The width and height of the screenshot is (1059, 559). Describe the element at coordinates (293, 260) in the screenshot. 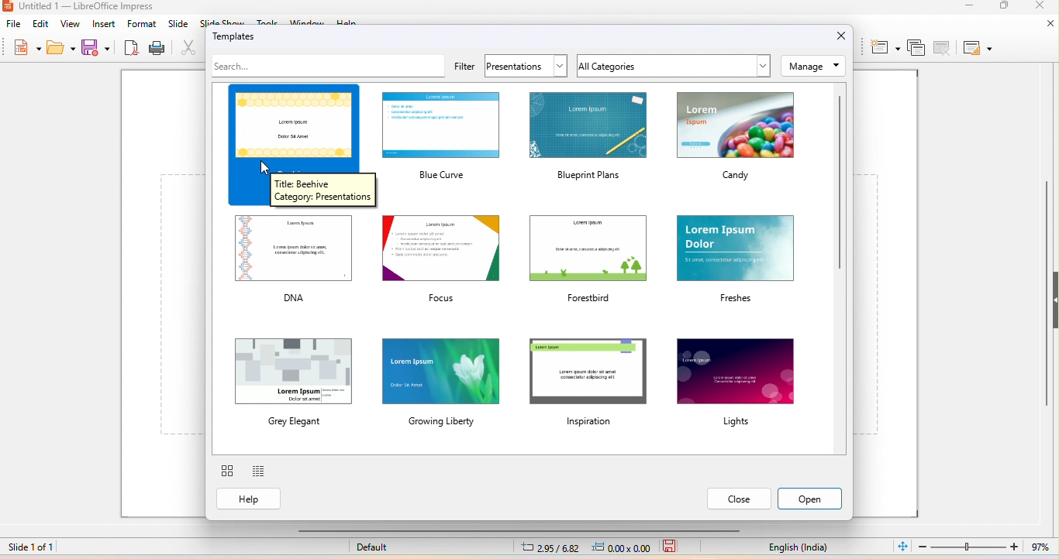

I see `DNA` at that location.